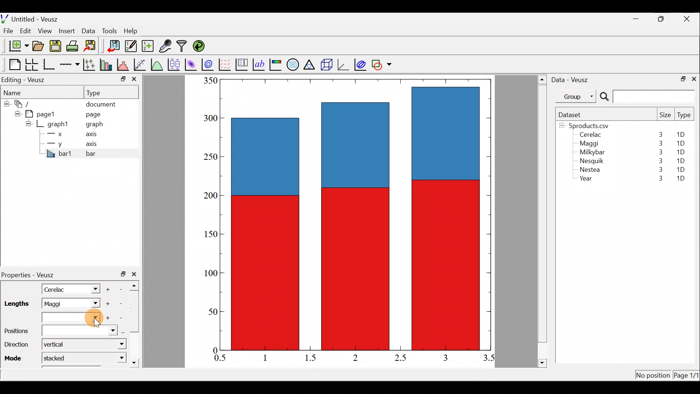 The image size is (700, 394). I want to click on Group, so click(577, 96).